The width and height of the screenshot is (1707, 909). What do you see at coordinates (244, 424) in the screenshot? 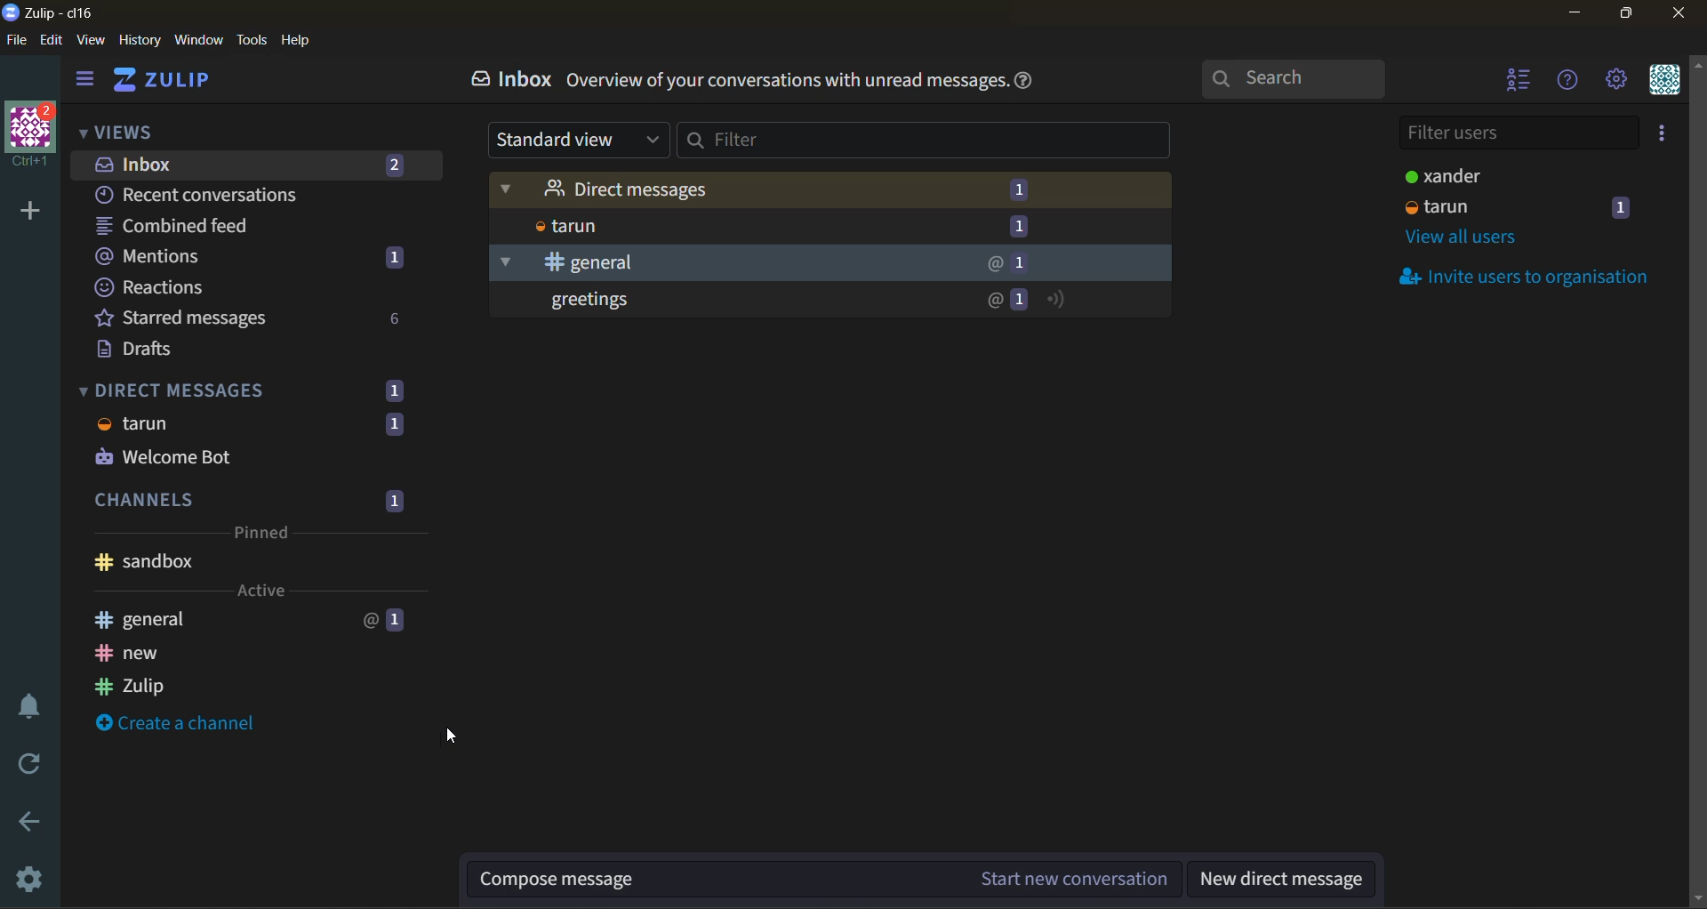
I see `tarun` at bounding box center [244, 424].